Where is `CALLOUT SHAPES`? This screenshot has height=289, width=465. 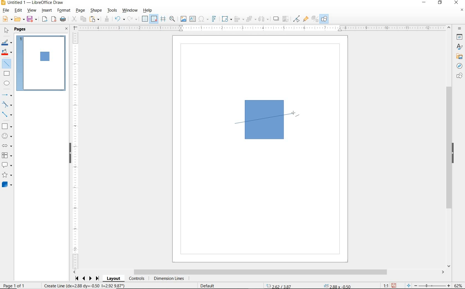 CALLOUT SHAPES is located at coordinates (7, 165).